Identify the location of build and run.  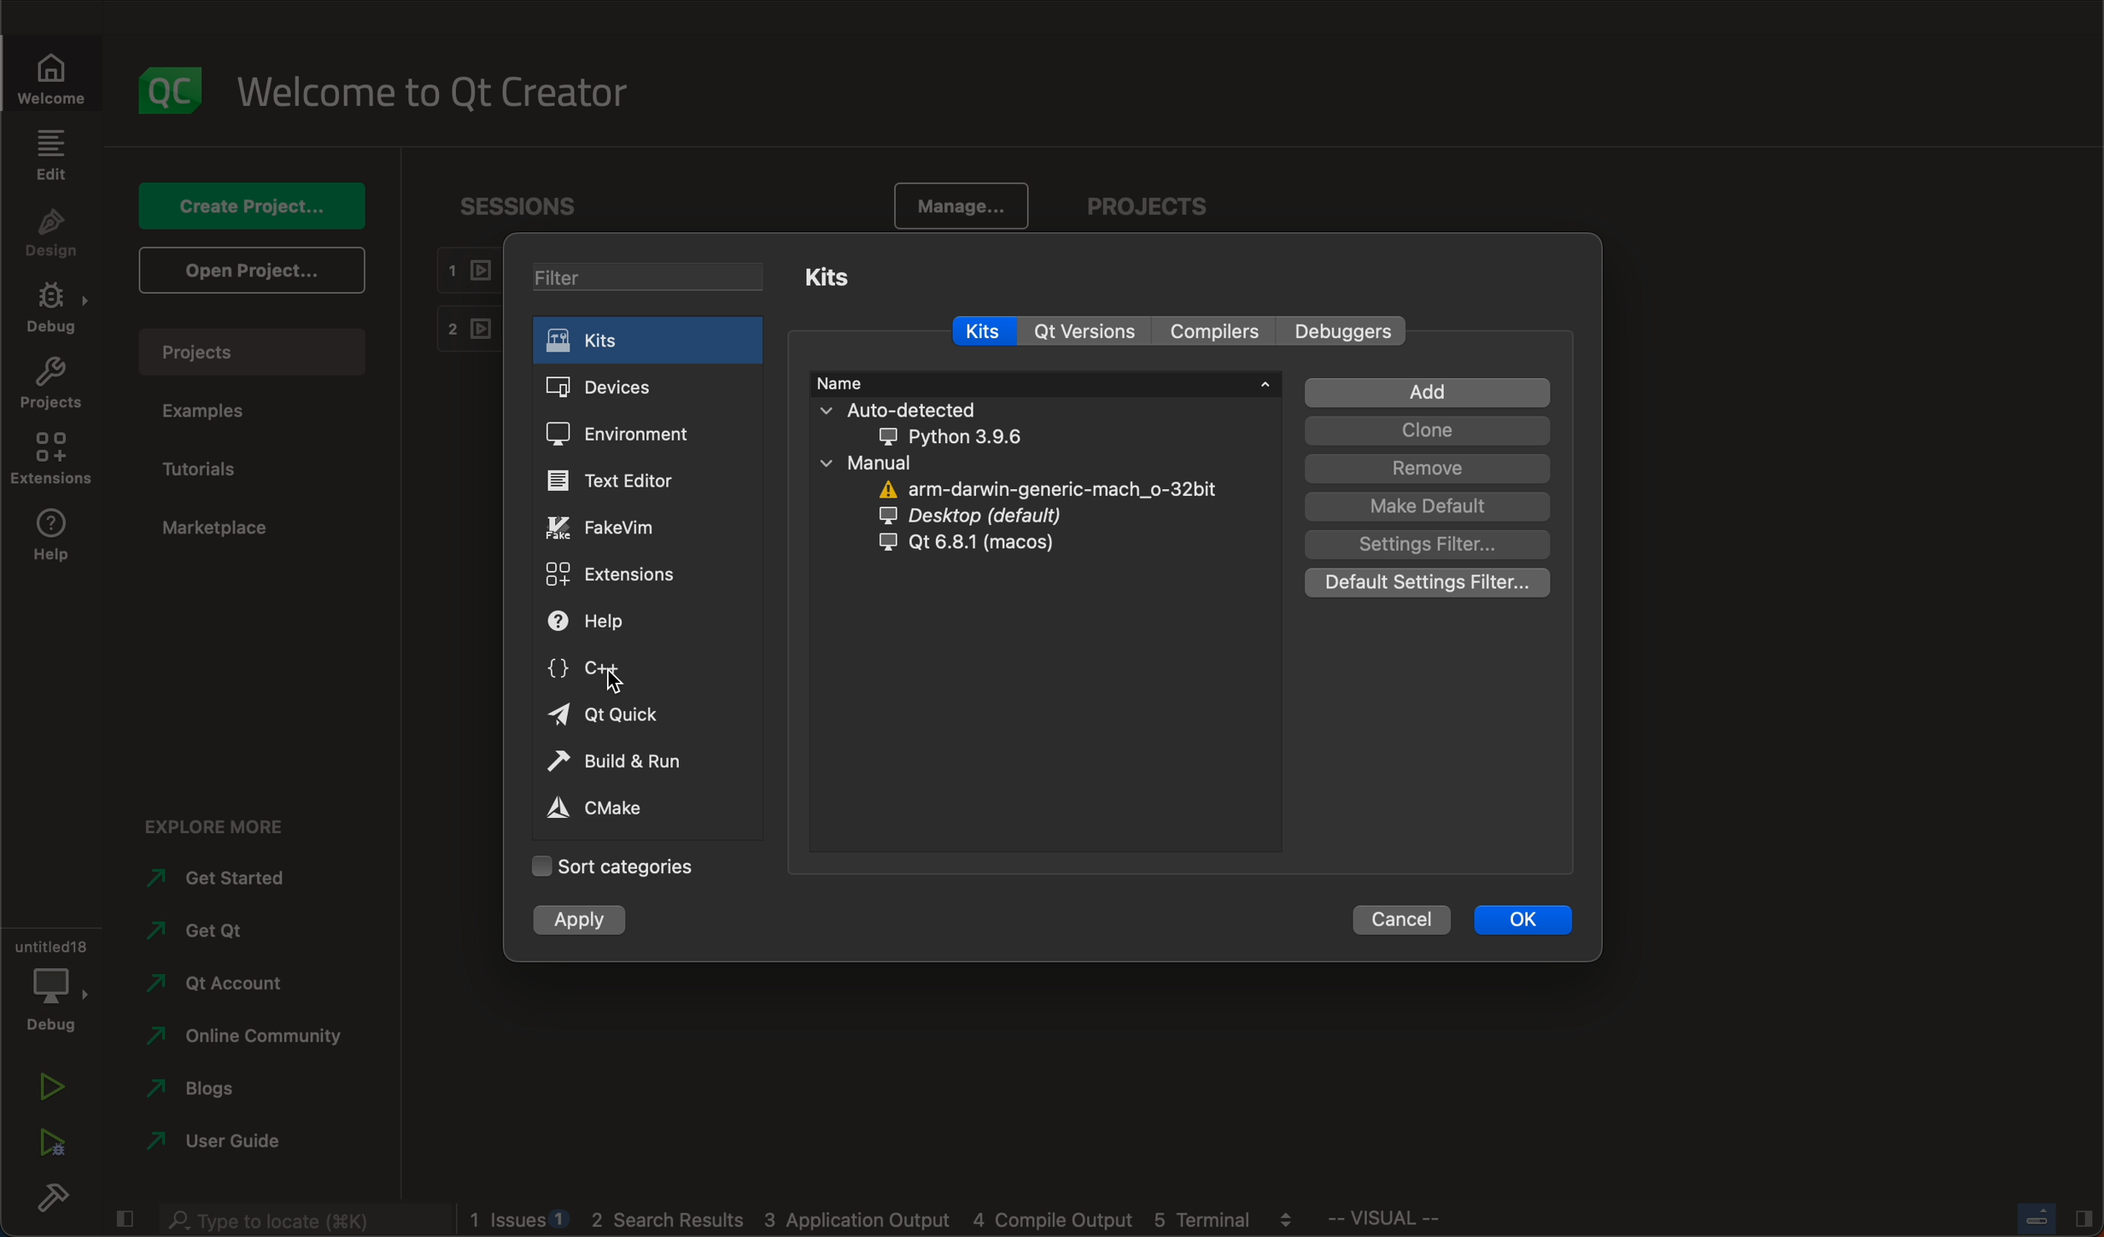
(623, 764).